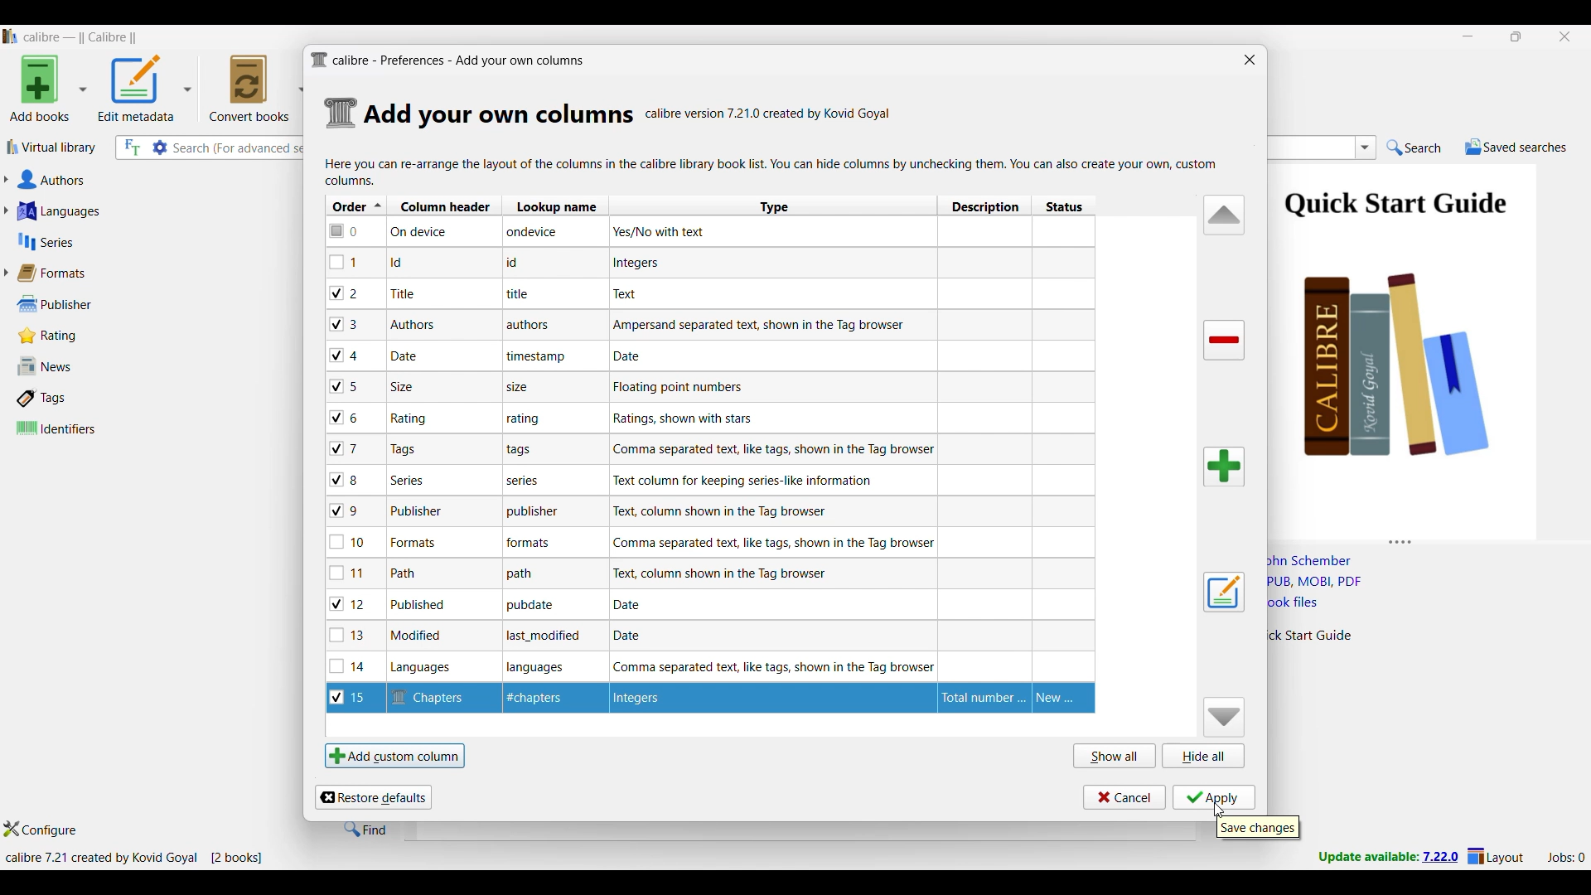 The width and height of the screenshot is (1591, 895). What do you see at coordinates (1063, 206) in the screenshot?
I see `Status column` at bounding box center [1063, 206].